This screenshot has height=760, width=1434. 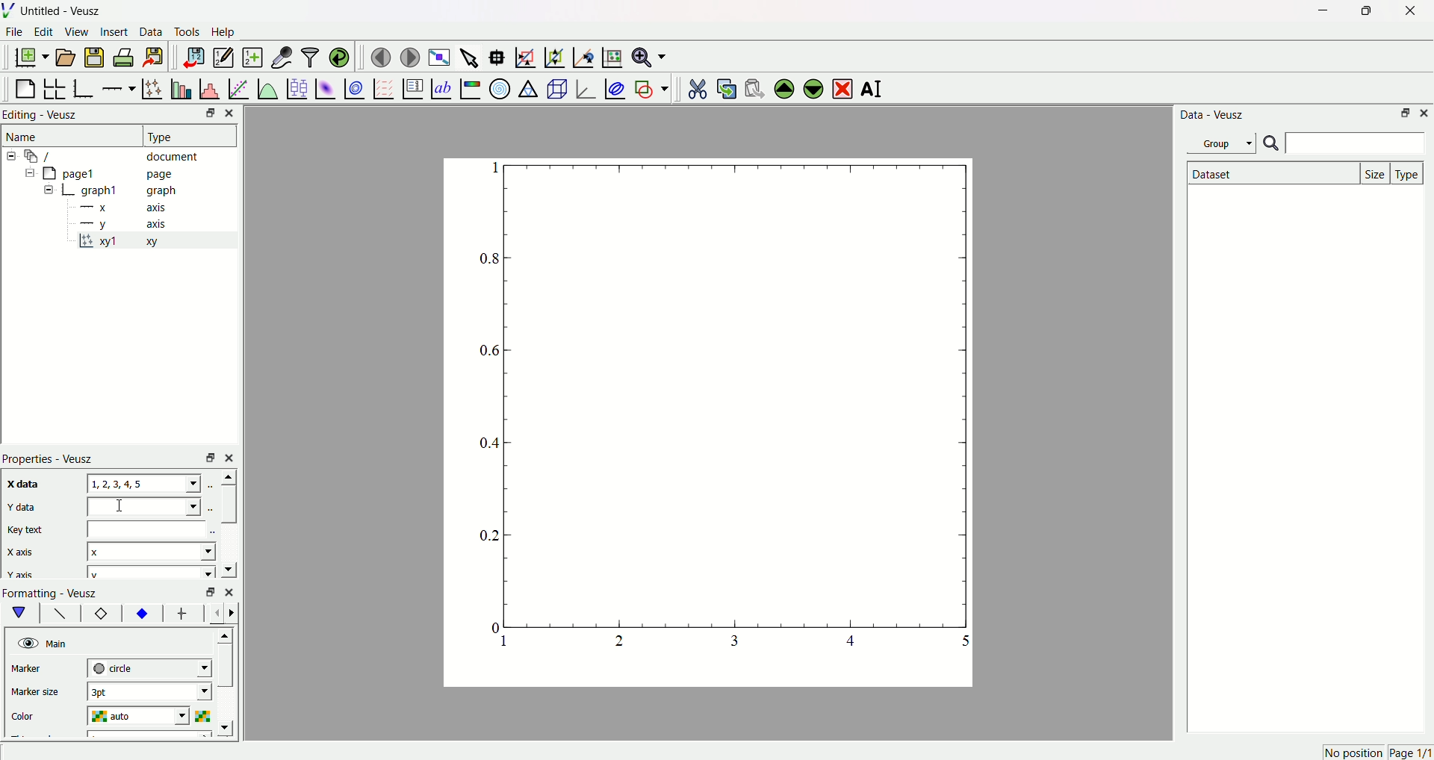 What do you see at coordinates (152, 34) in the screenshot?
I see `Data` at bounding box center [152, 34].